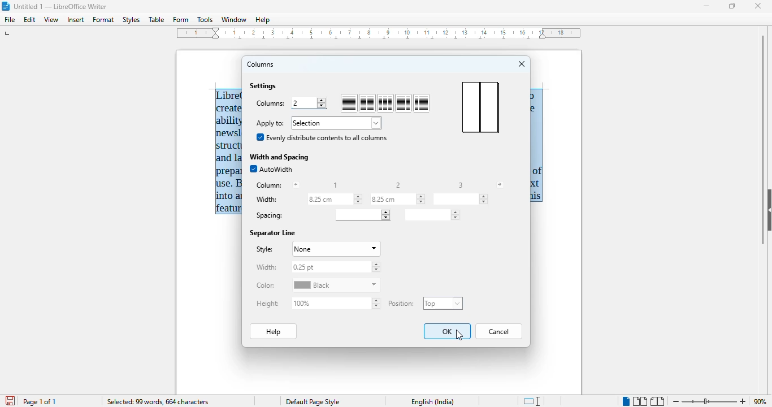 This screenshot has width=772, height=407. I want to click on 100%, so click(337, 303).